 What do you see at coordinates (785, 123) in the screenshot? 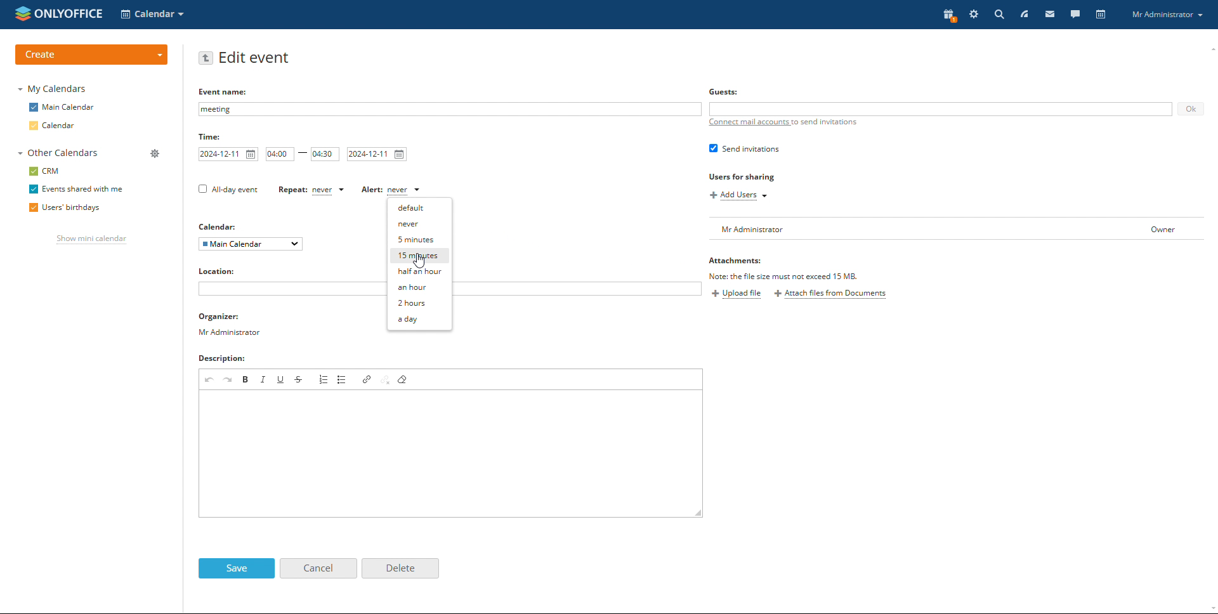
I see `connect mail accounts` at bounding box center [785, 123].